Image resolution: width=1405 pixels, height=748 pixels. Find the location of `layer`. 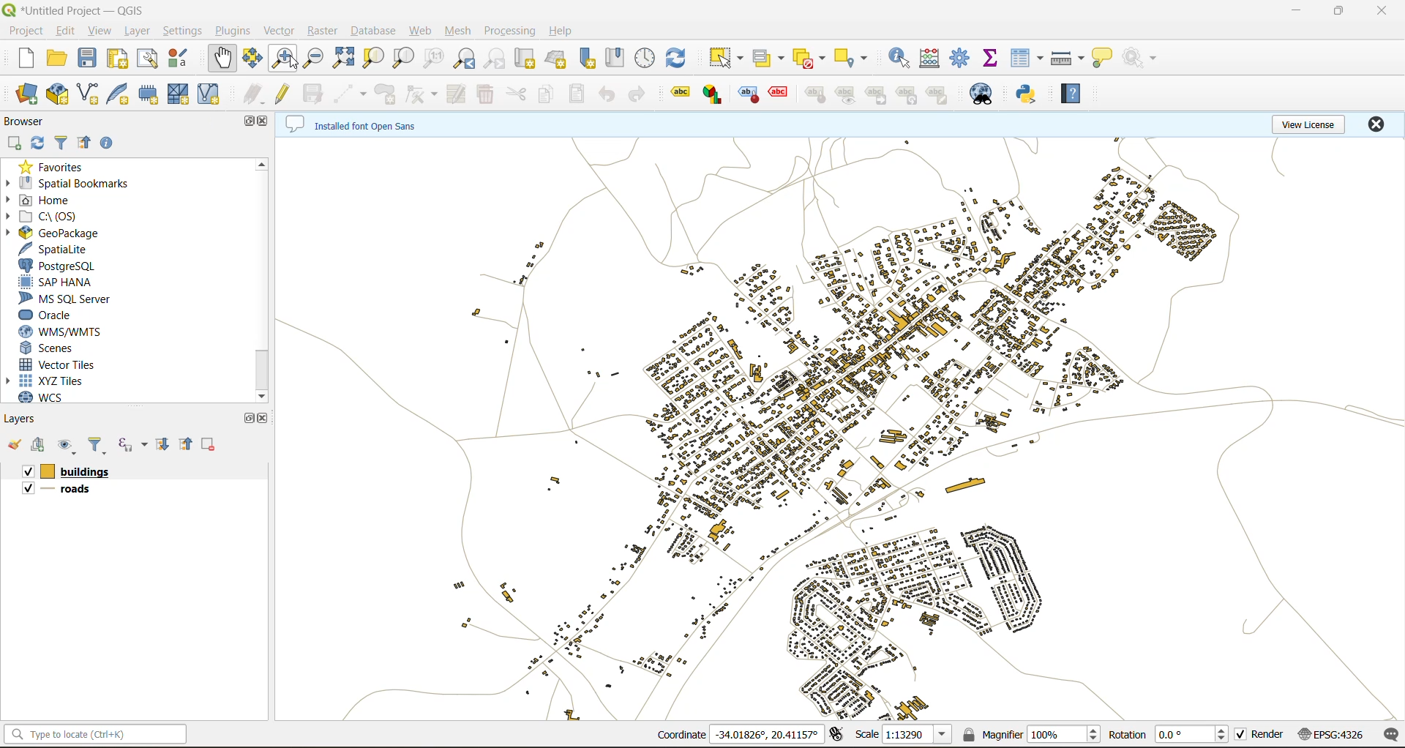

layer is located at coordinates (137, 30).